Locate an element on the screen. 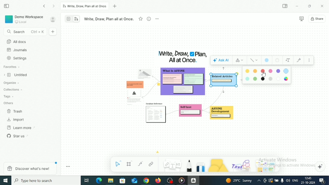 Image resolution: width=329 pixels, height=185 pixels. Others is located at coordinates (242, 165).